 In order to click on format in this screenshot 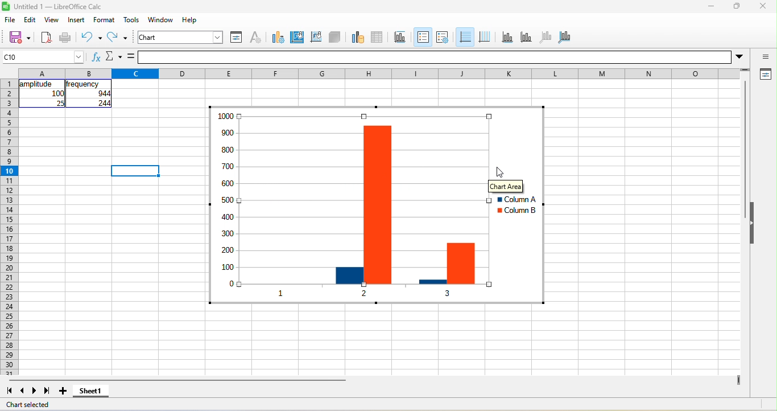, I will do `click(106, 20)`.